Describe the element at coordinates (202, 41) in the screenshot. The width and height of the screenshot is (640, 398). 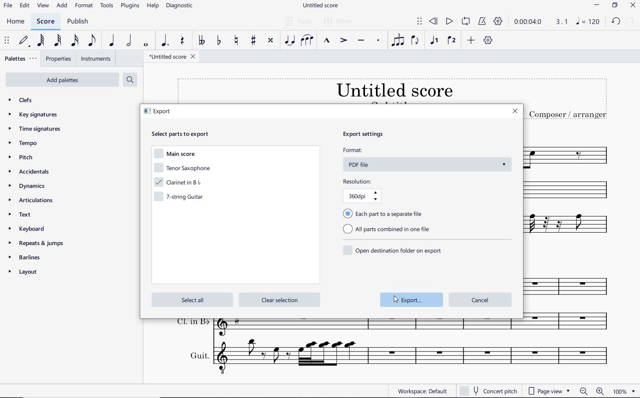
I see `TOGGLE DOUBLE-FLAT` at that location.